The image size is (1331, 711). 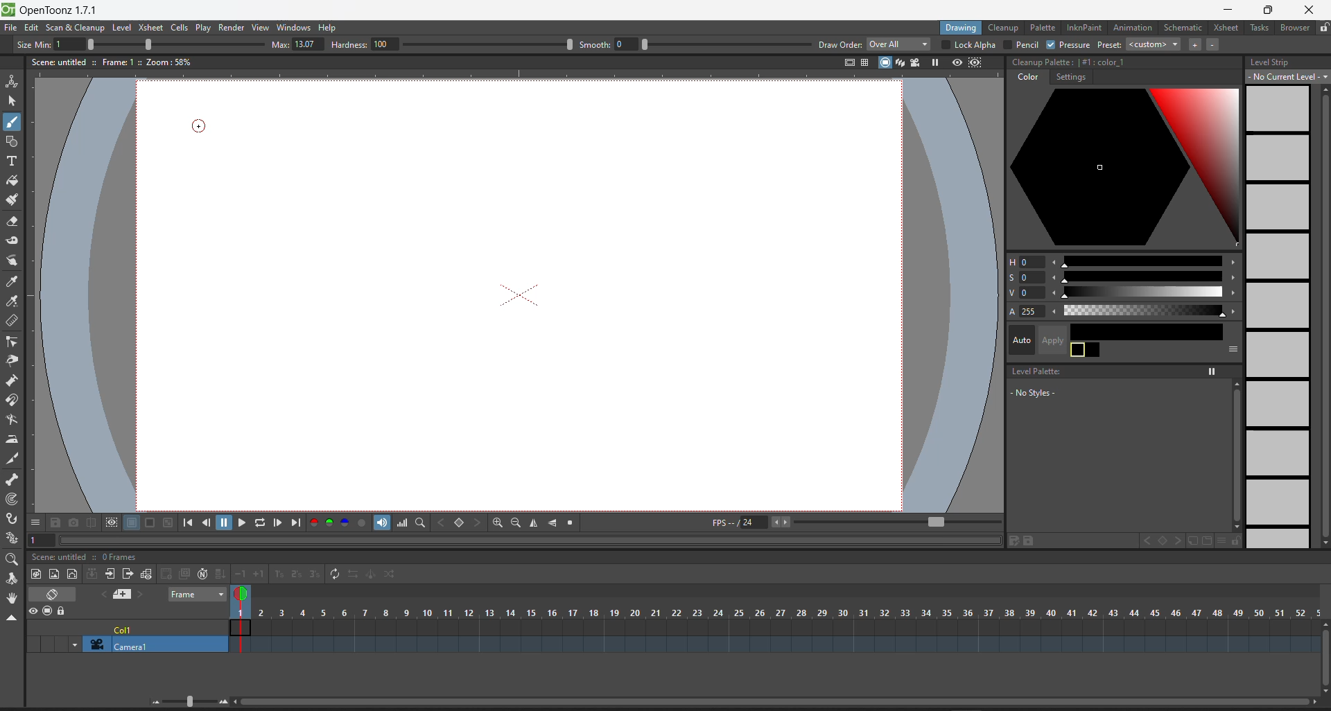 I want to click on reframe on 3, so click(x=313, y=574).